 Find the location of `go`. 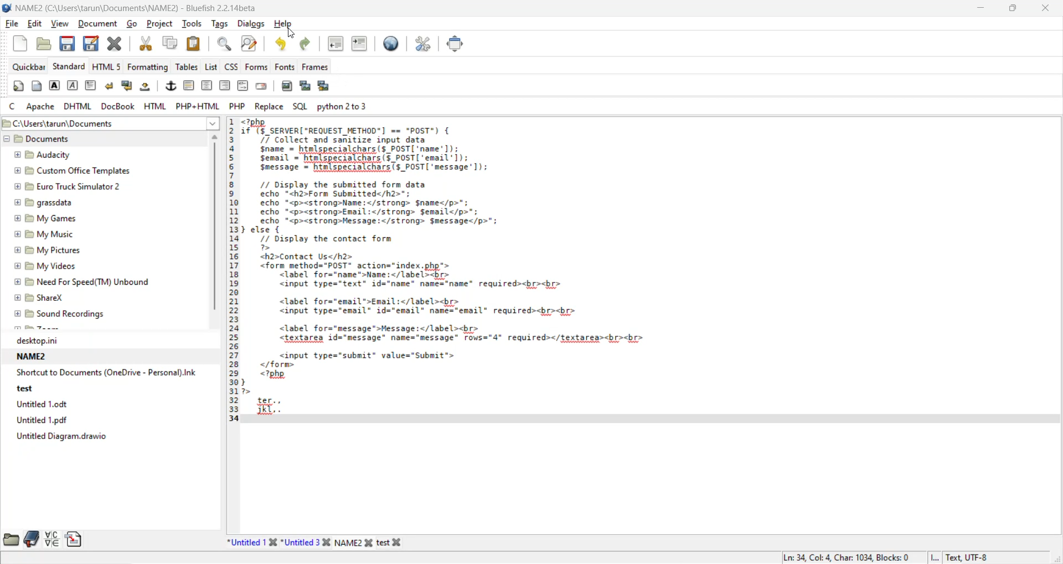

go is located at coordinates (135, 23).